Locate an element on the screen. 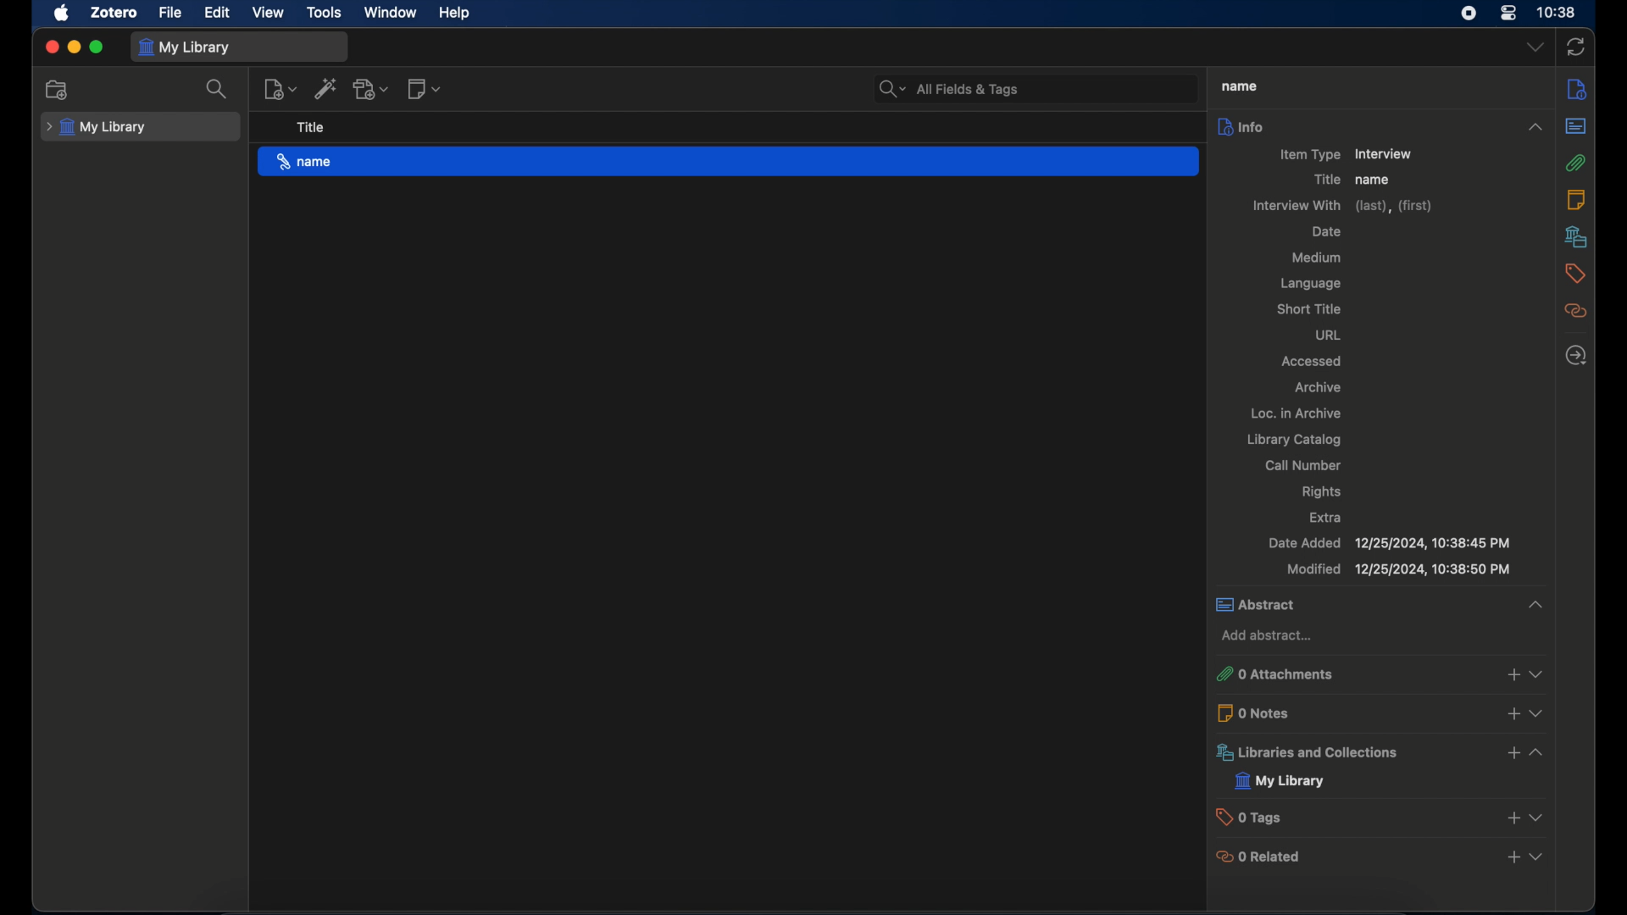 The width and height of the screenshot is (1627, 915). 0 attachments is located at coordinates (1276, 674).